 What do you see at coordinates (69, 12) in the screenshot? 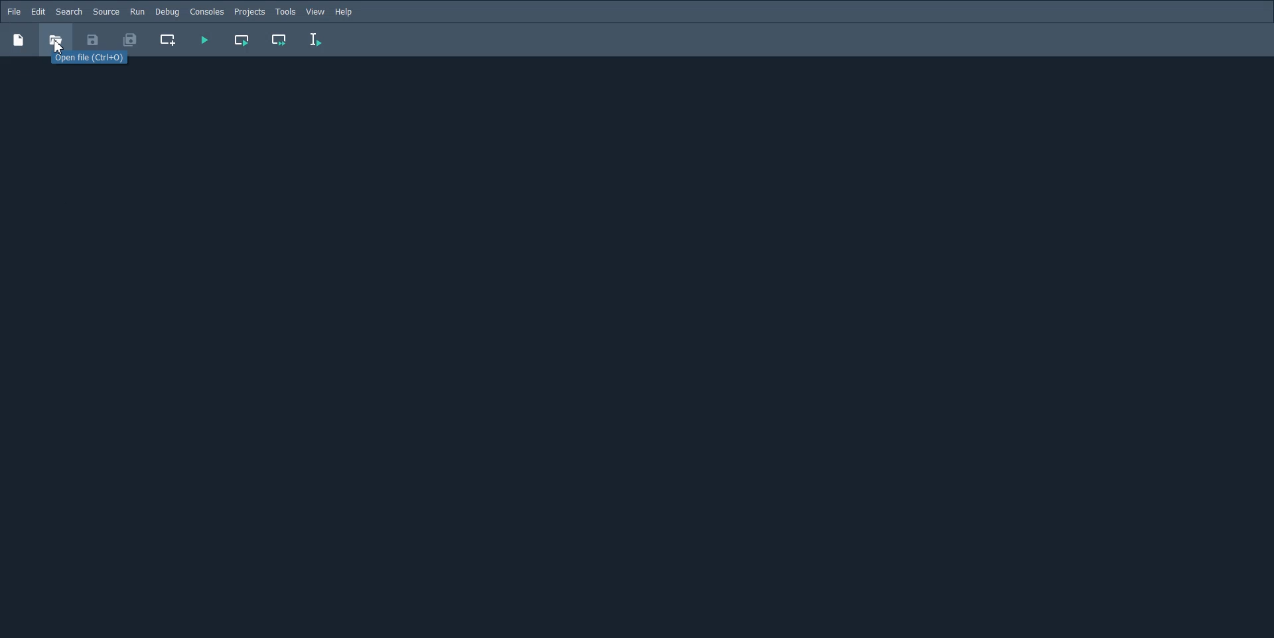
I see `Search` at bounding box center [69, 12].